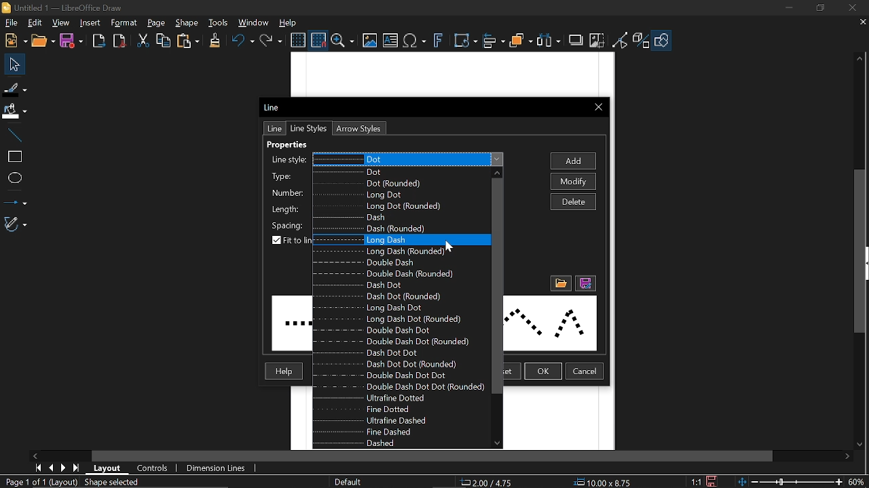 The height and width of the screenshot is (488, 869). I want to click on Move up, so click(860, 59).